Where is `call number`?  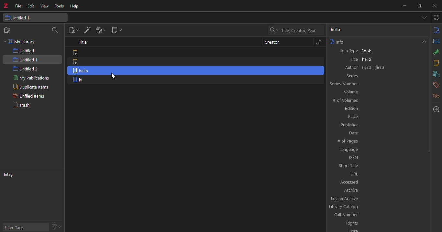 call number is located at coordinates (348, 216).